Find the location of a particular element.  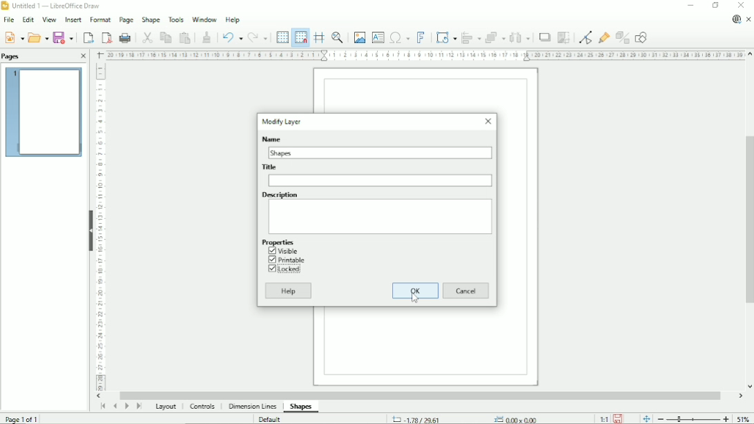

Zoom & pan is located at coordinates (336, 36).